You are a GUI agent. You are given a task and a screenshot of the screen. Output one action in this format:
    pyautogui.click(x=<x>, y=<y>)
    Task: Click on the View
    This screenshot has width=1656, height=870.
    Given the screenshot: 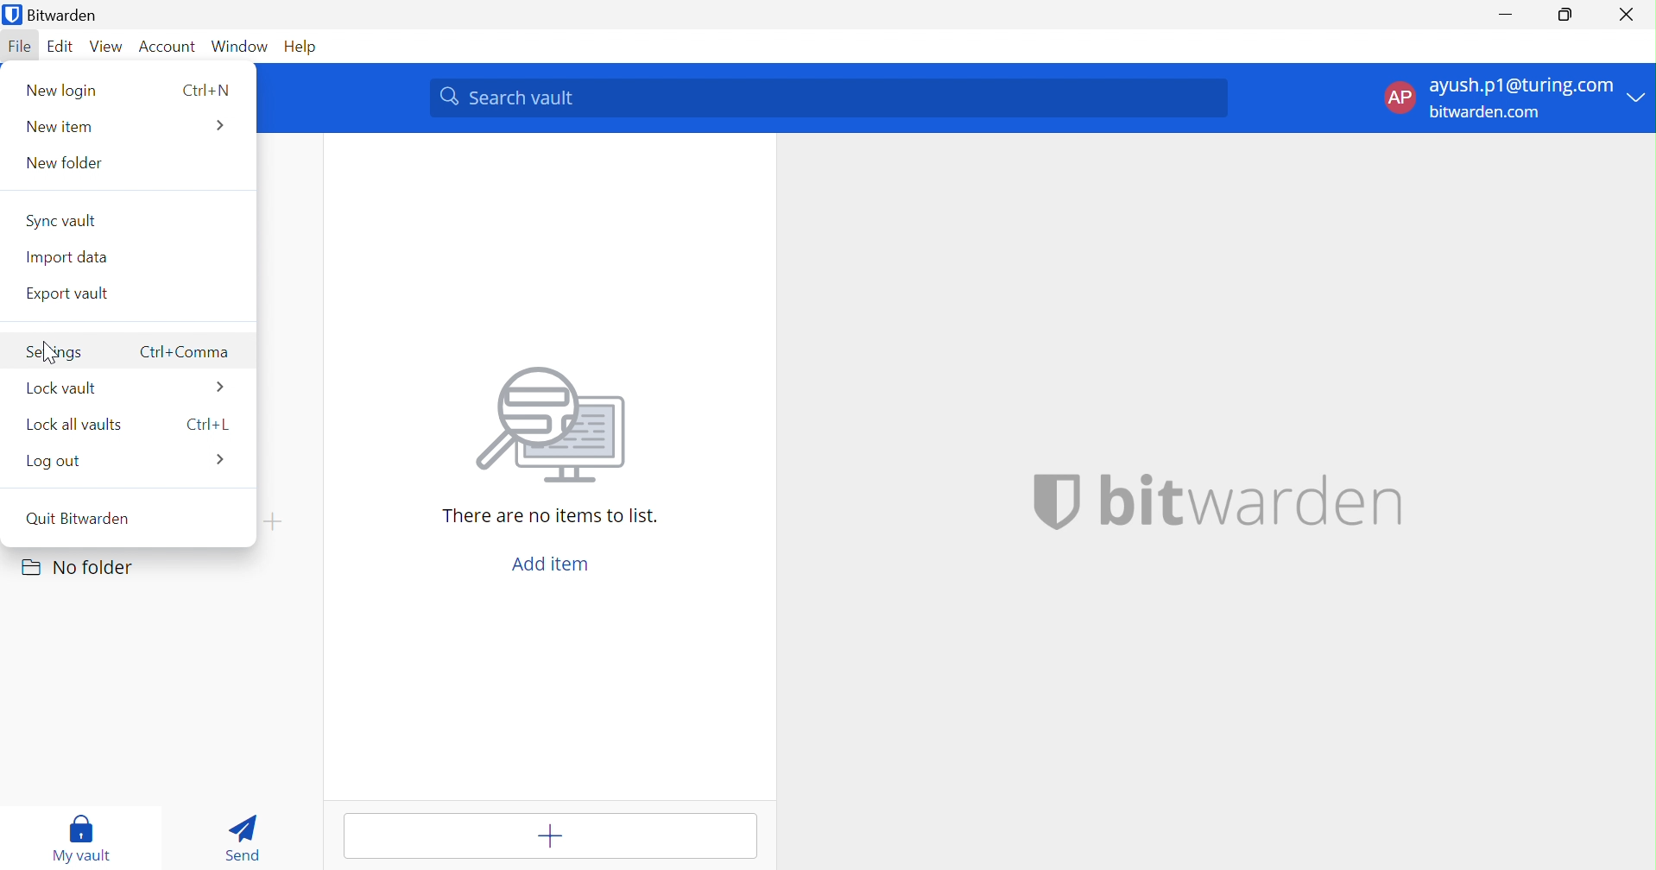 What is the action you would take?
    pyautogui.click(x=108, y=46)
    